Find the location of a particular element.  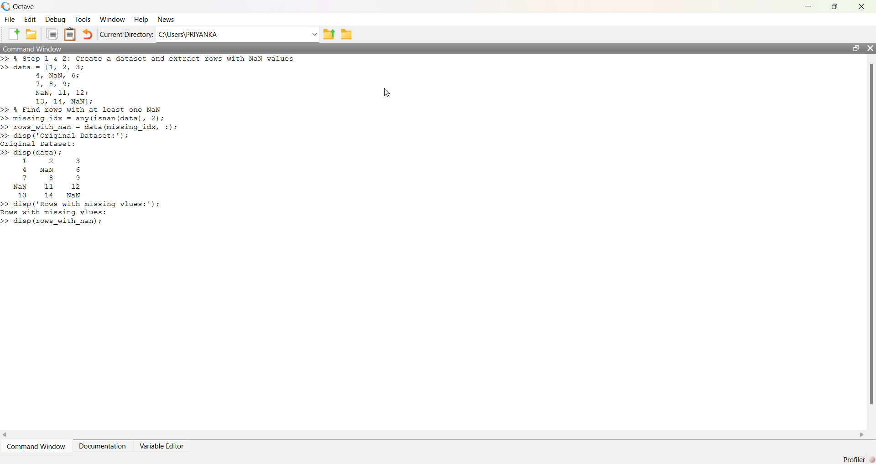

C:\Users\PRIYANKA is located at coordinates (188, 34).